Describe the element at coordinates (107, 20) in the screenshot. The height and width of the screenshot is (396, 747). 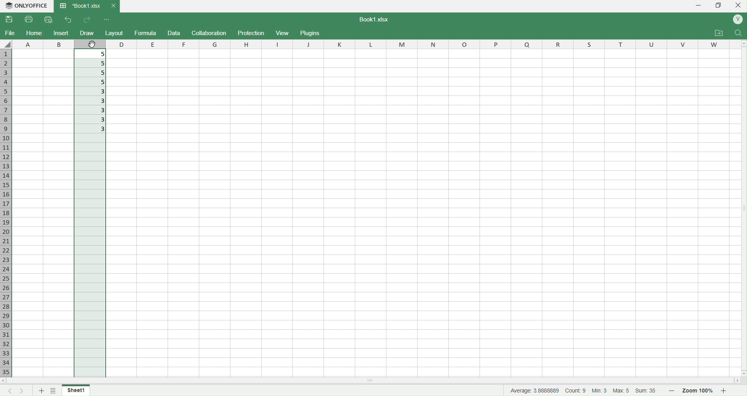
I see `Customize Quick access toolbar` at that location.